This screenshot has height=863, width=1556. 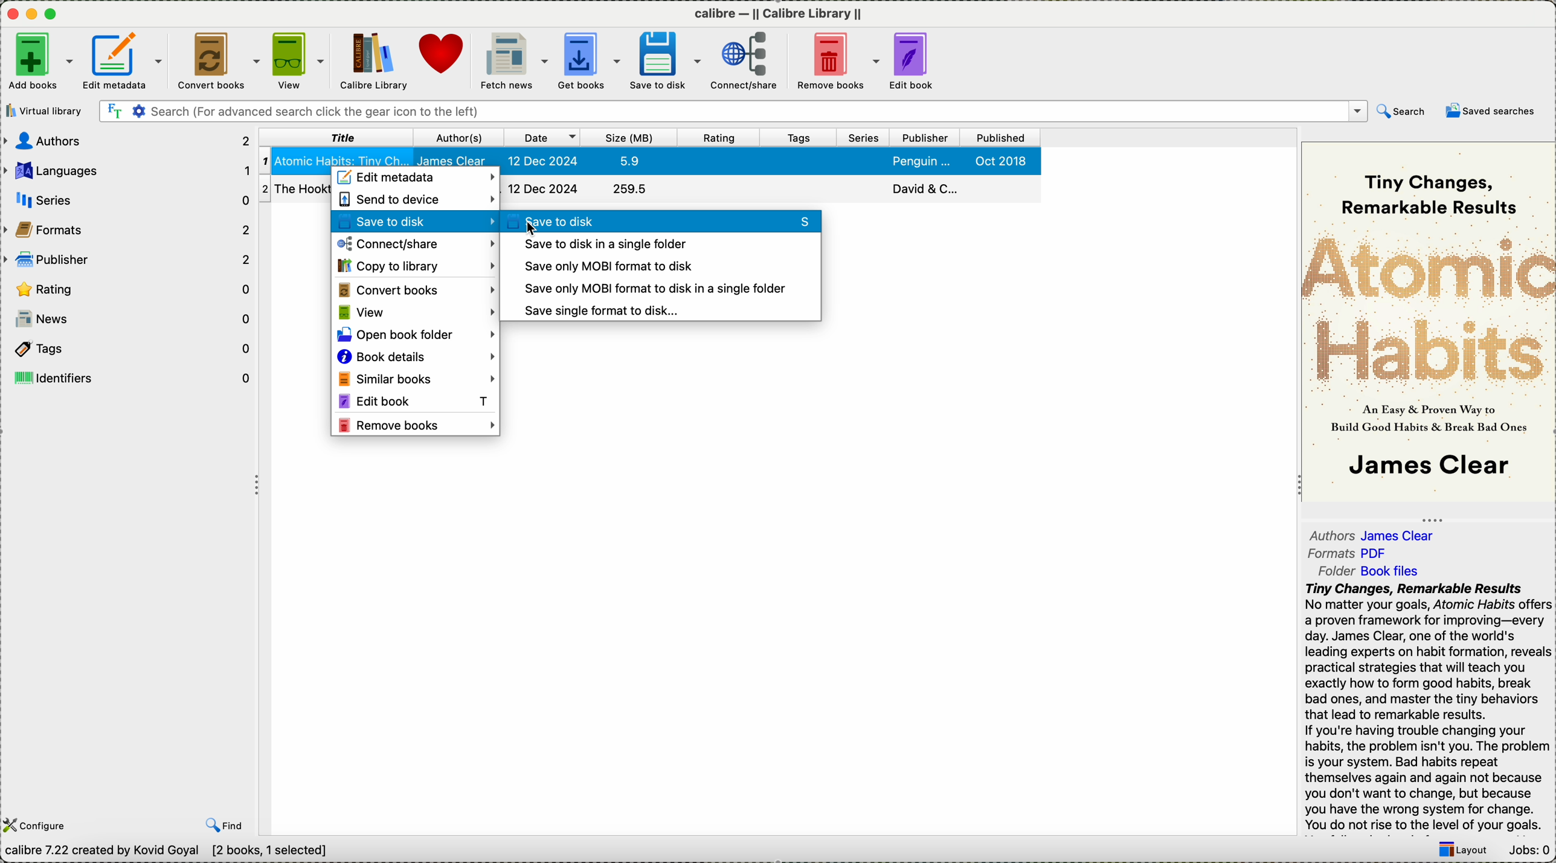 What do you see at coordinates (414, 223) in the screenshot?
I see `save to disk` at bounding box center [414, 223].